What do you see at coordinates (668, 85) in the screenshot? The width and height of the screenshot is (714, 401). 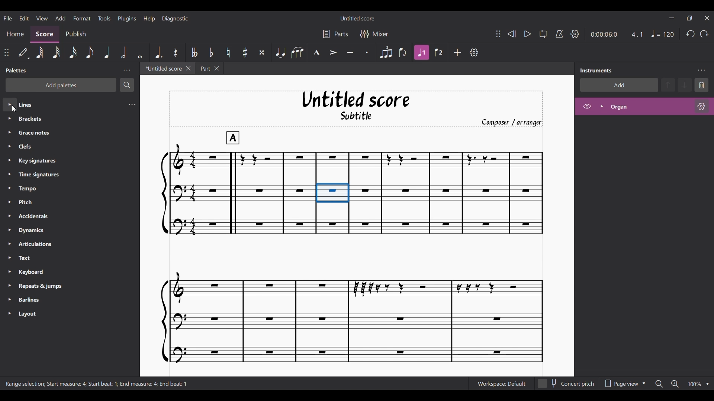 I see `Move up` at bounding box center [668, 85].